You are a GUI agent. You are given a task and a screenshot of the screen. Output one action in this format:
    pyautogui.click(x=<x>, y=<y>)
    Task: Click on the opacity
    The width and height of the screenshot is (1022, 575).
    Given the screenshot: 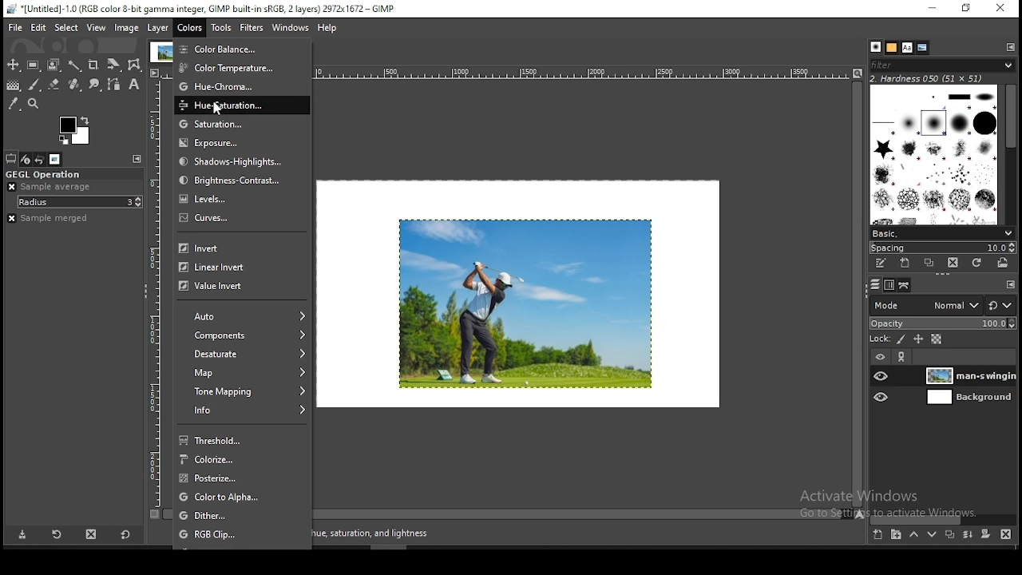 What is the action you would take?
    pyautogui.click(x=945, y=323)
    